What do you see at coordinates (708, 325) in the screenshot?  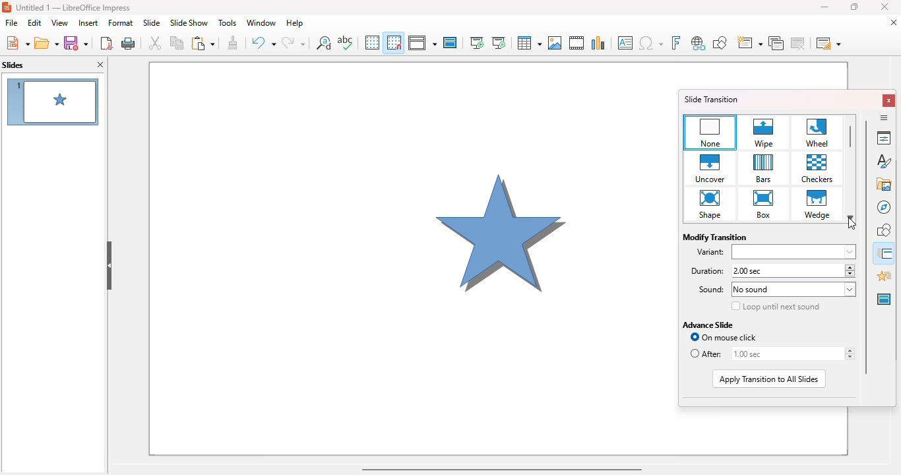 I see `advance slide` at bounding box center [708, 325].